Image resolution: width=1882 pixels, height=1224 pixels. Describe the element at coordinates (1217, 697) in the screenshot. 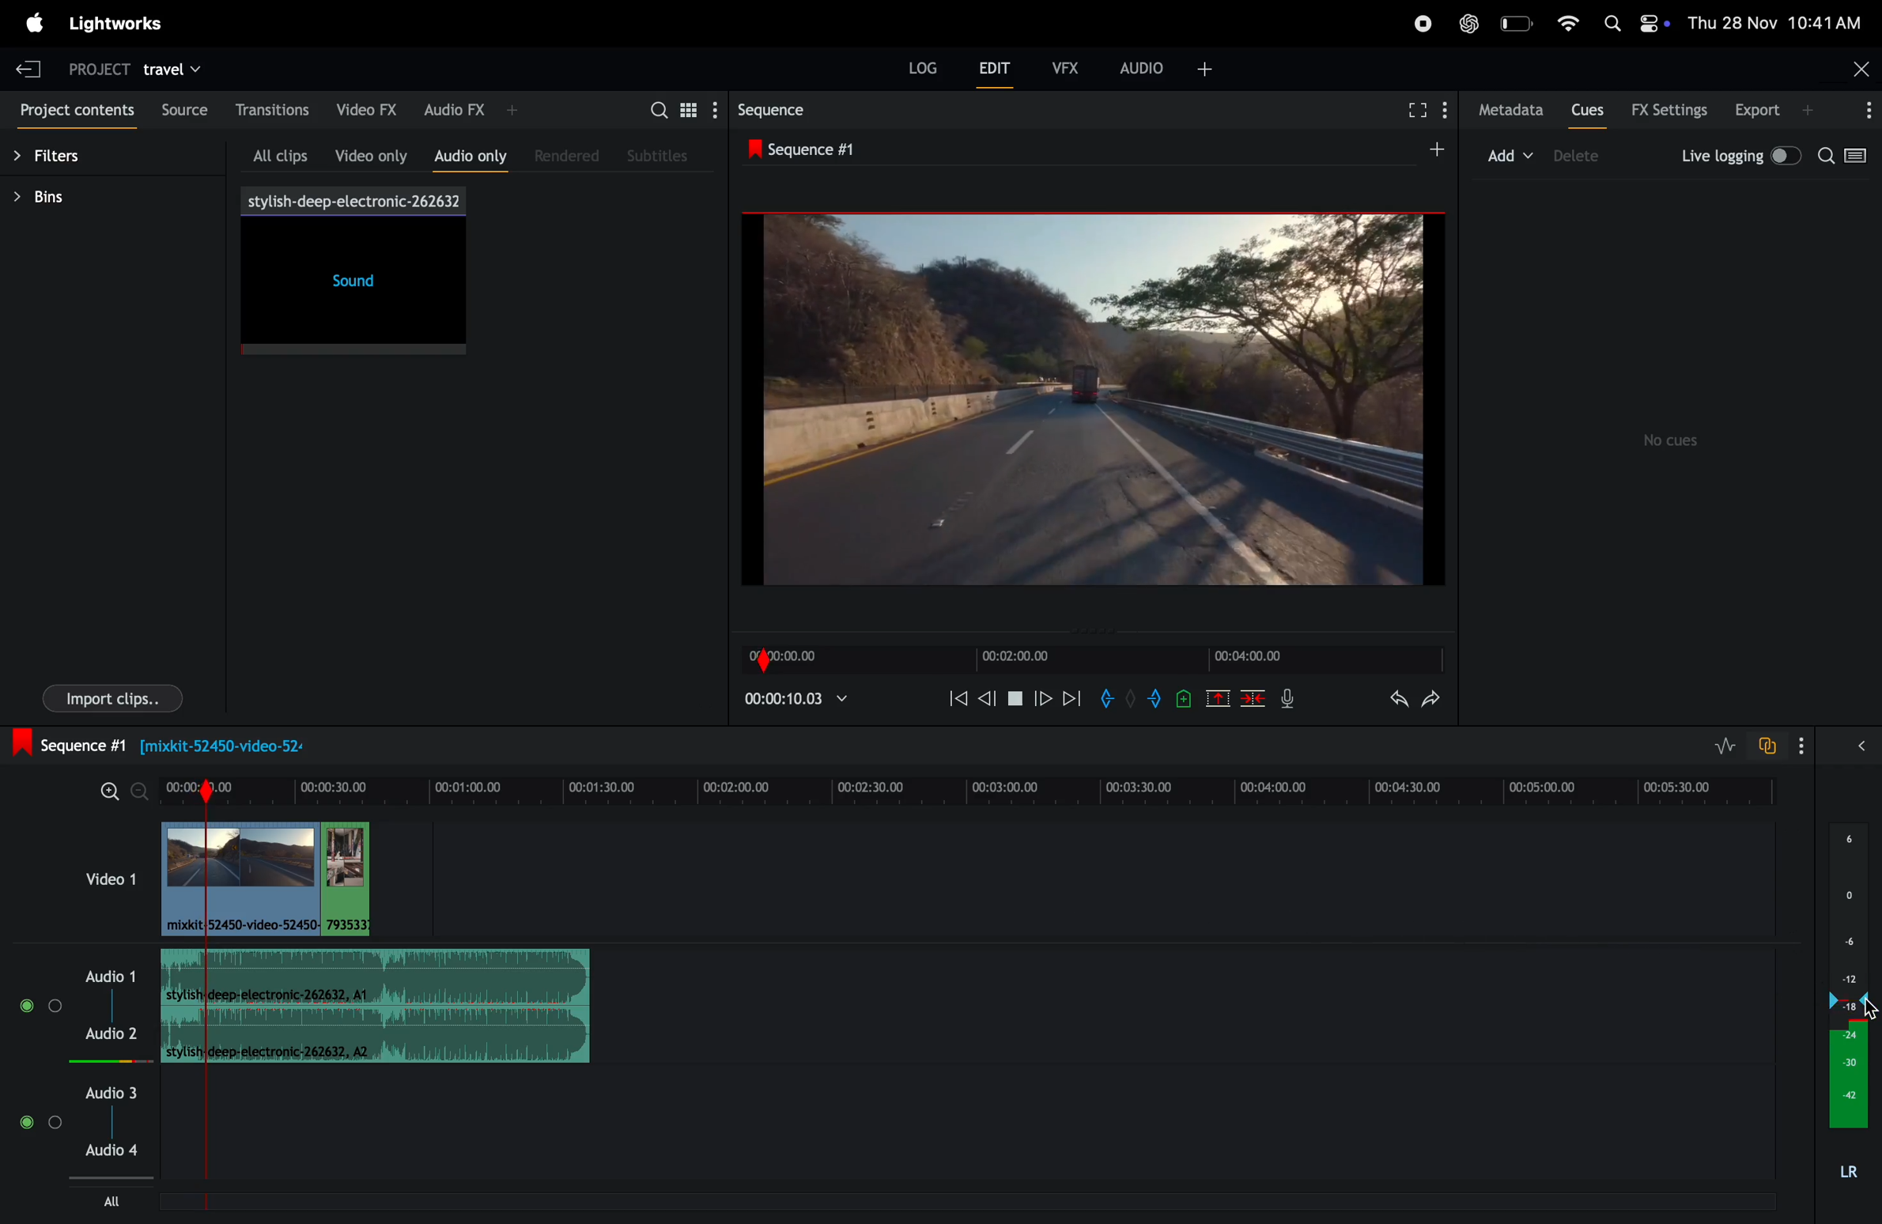

I see `remove marked position` at that location.